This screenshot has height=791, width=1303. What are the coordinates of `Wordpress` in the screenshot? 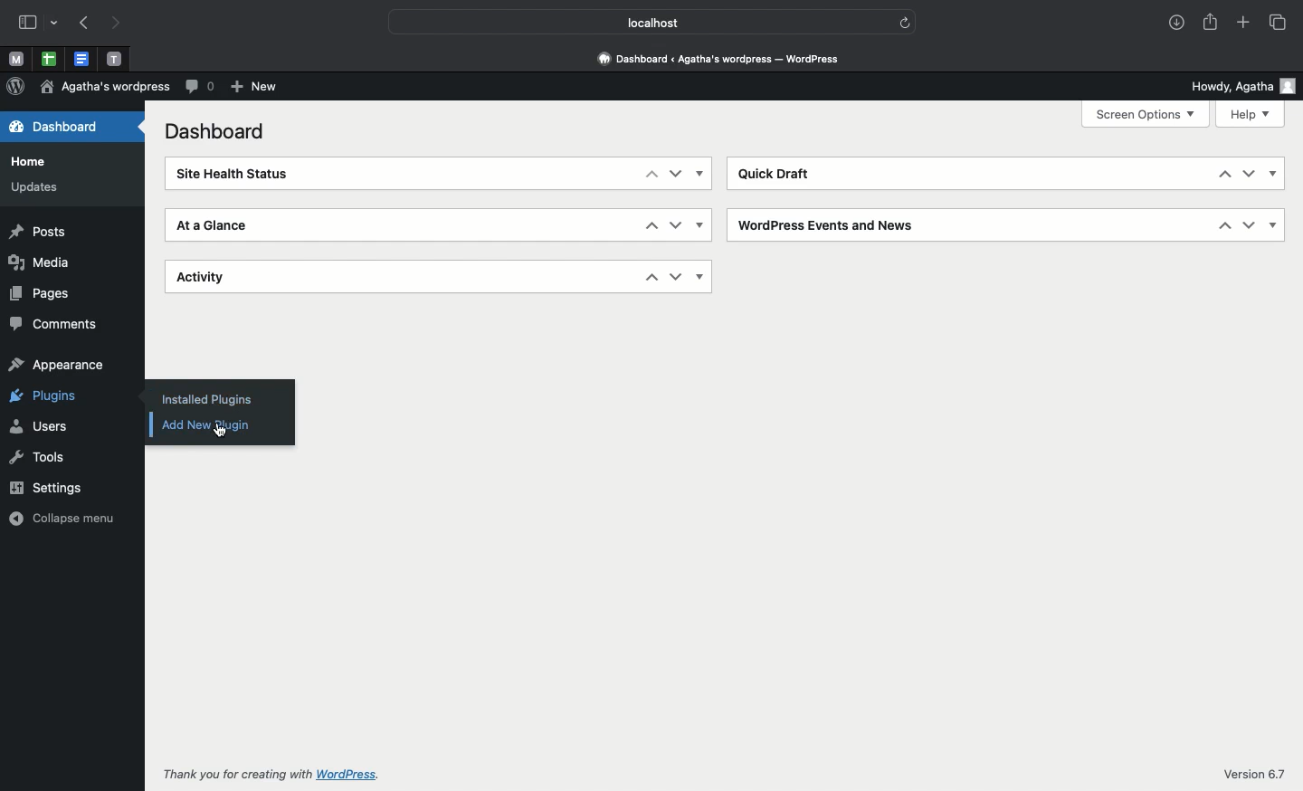 It's located at (16, 88).